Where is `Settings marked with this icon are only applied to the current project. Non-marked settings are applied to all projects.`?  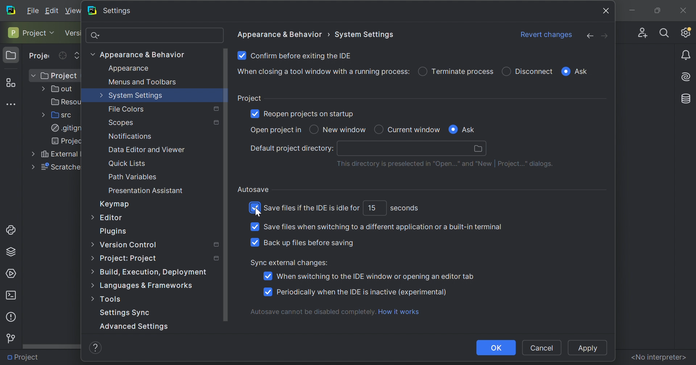 Settings marked with this icon are only applied to the current project. Non-marked settings are applied to all projects. is located at coordinates (215, 257).